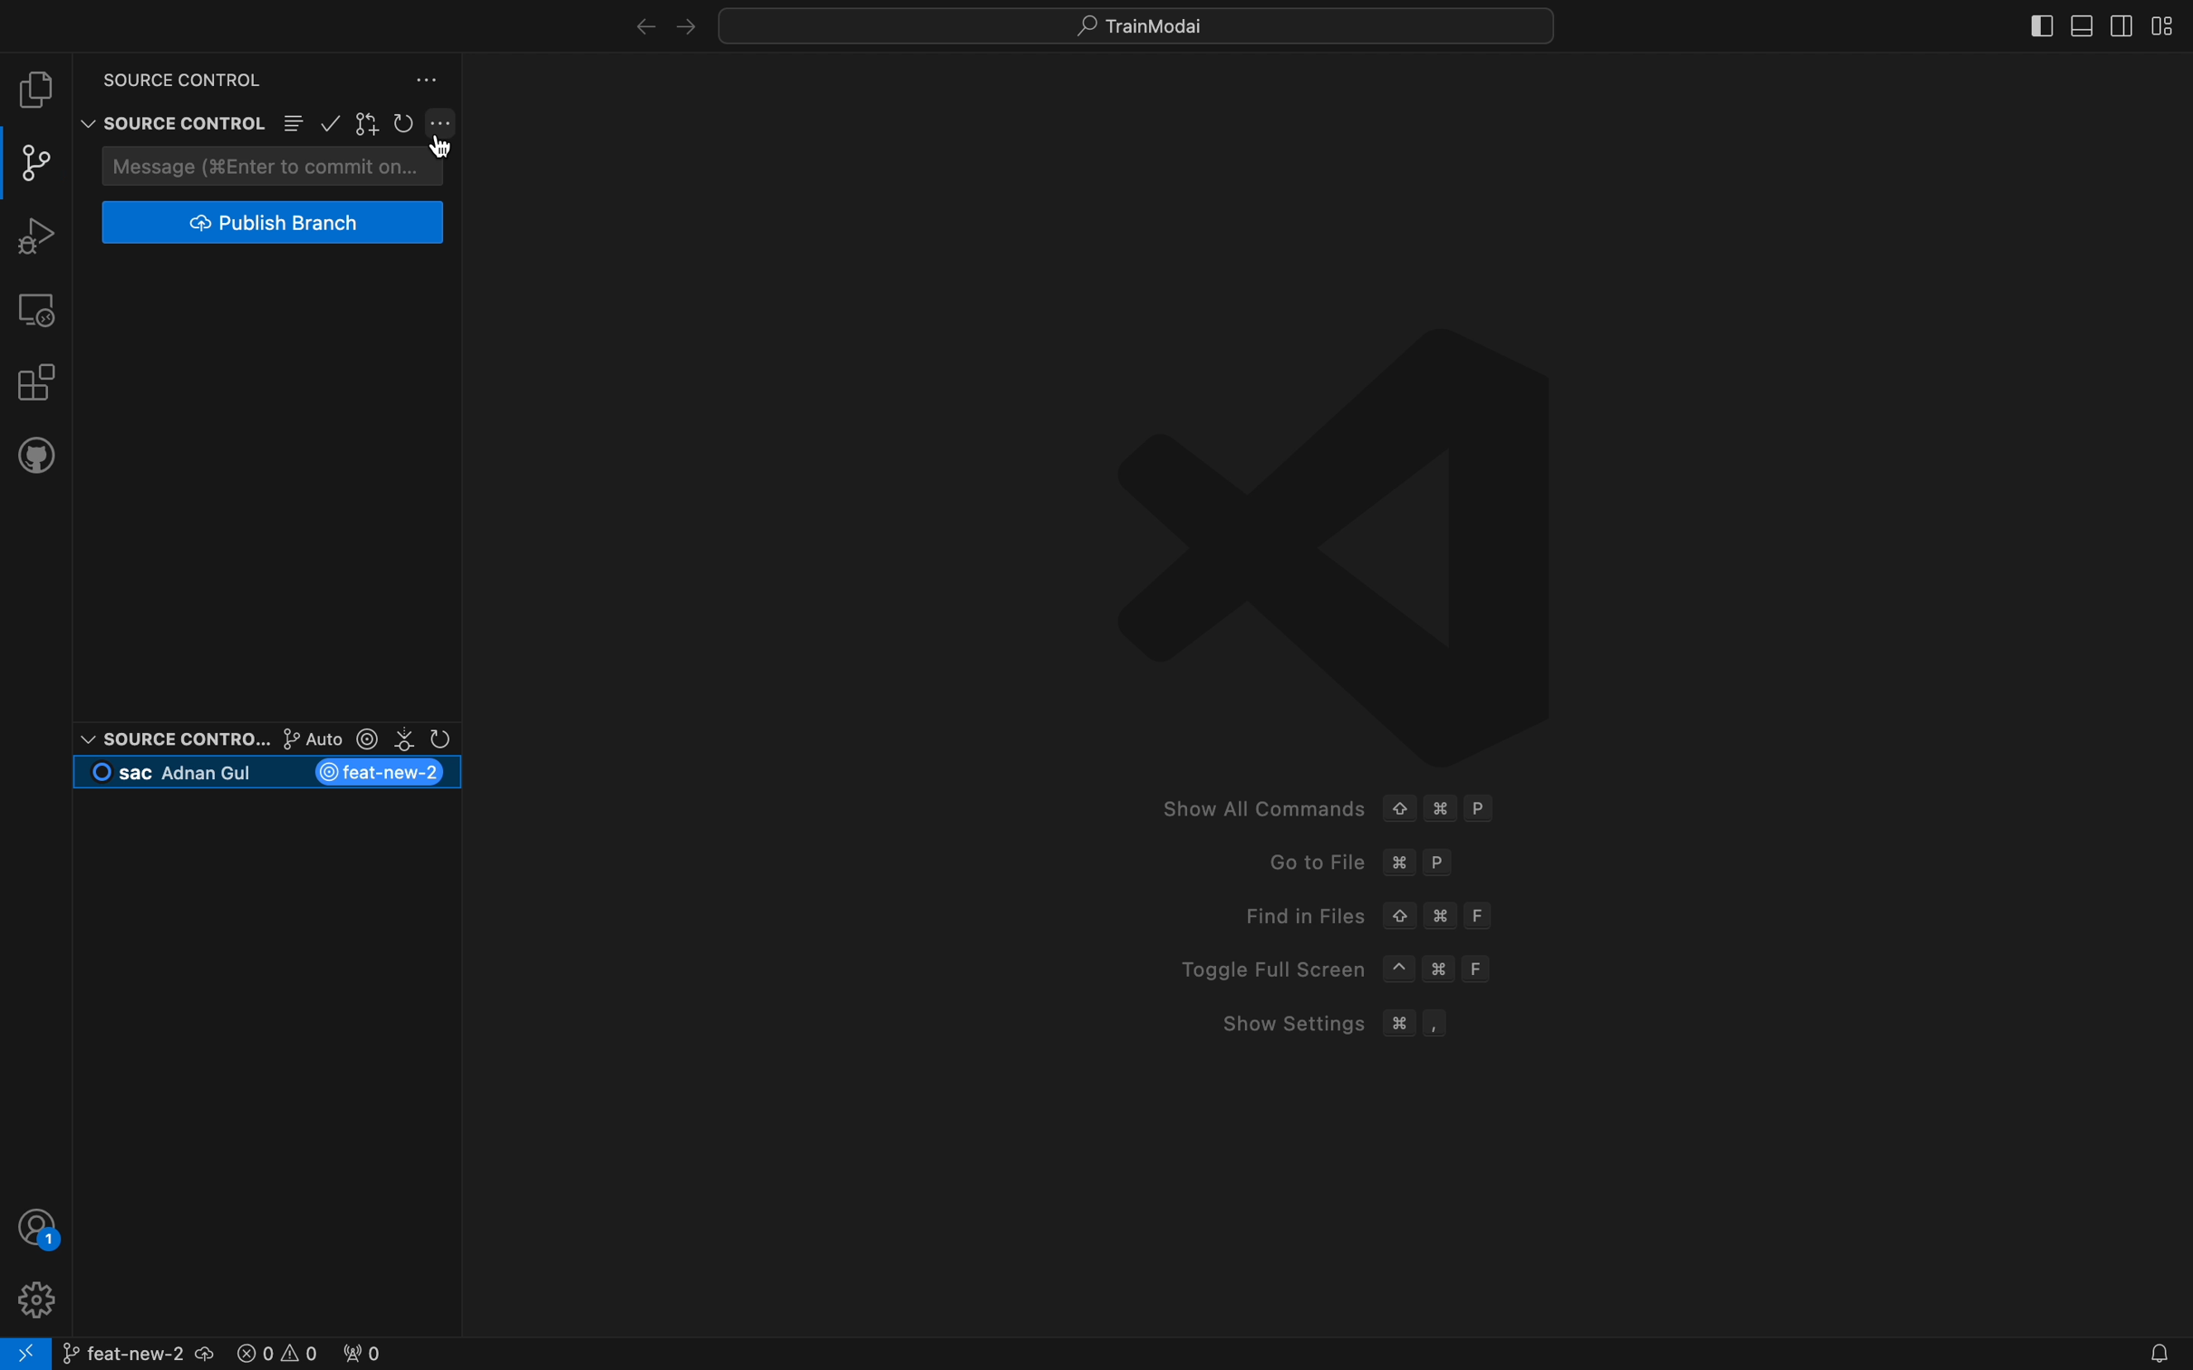 The image size is (2193, 1370). Describe the element at coordinates (36, 90) in the screenshot. I see `file` at that location.